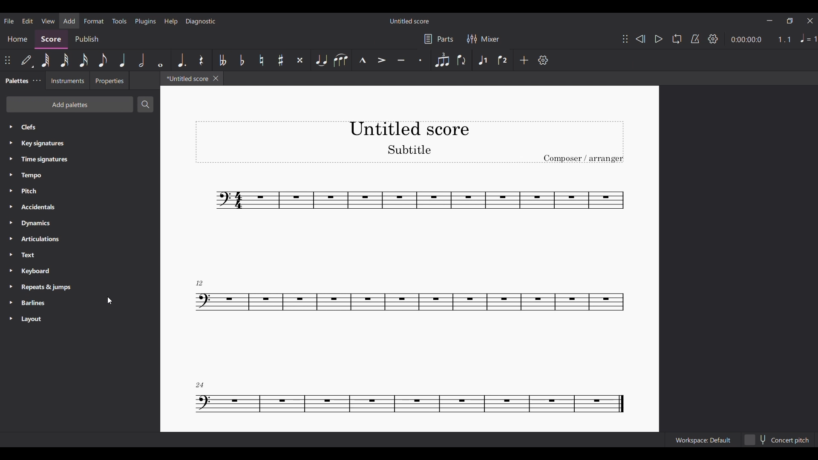  What do you see at coordinates (201, 21) in the screenshot?
I see `Diagnostic` at bounding box center [201, 21].